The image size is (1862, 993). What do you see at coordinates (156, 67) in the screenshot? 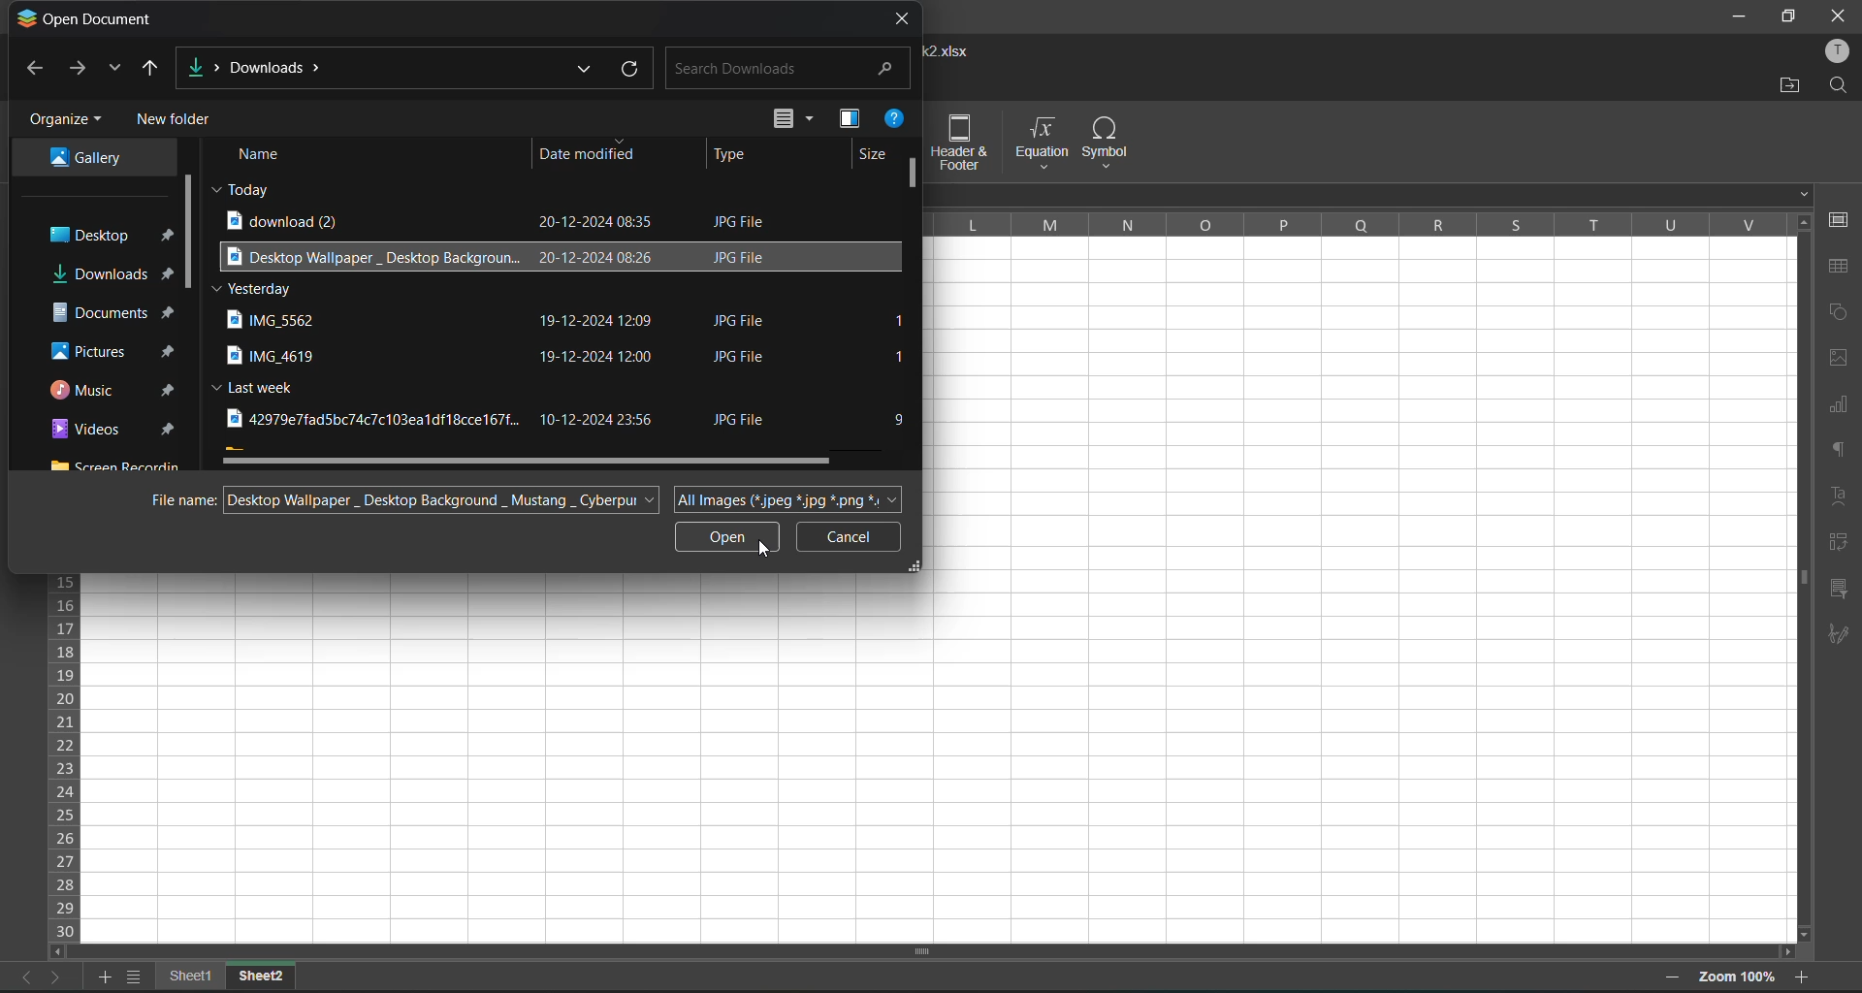
I see `up to desktop` at bounding box center [156, 67].